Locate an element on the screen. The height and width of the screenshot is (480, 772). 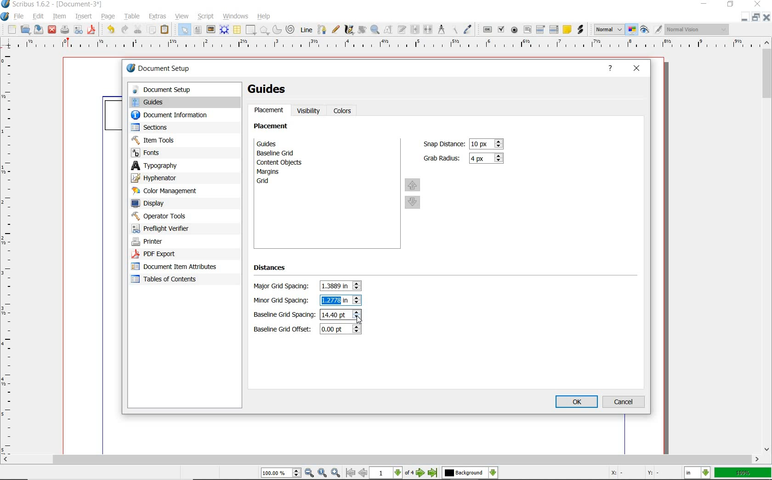
pdf-export is located at coordinates (174, 254).